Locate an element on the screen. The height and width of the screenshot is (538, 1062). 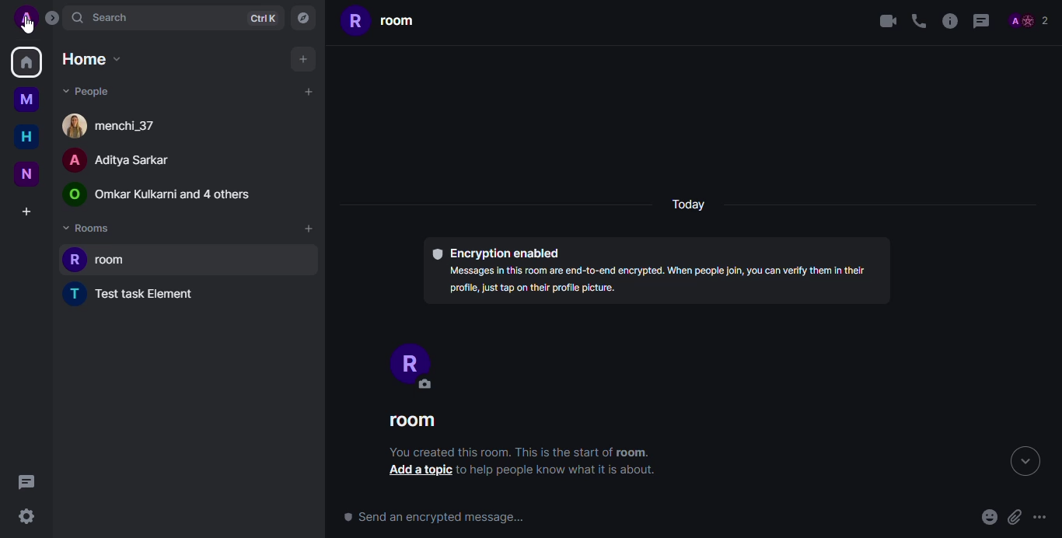
emoj is located at coordinates (988, 518).